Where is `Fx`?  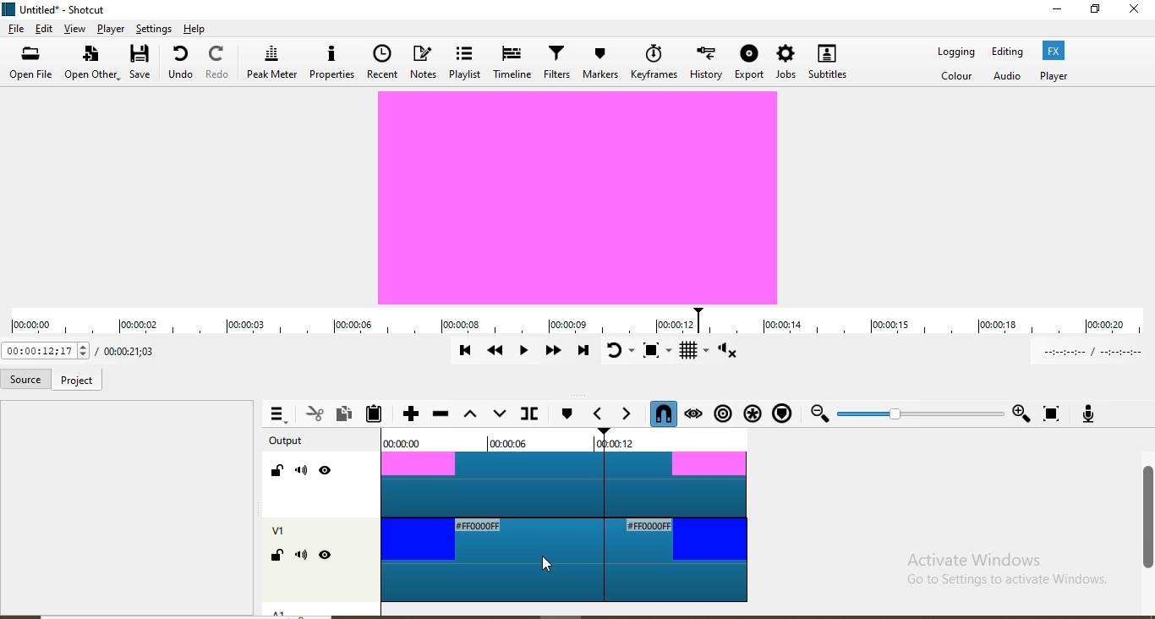
Fx is located at coordinates (1054, 51).